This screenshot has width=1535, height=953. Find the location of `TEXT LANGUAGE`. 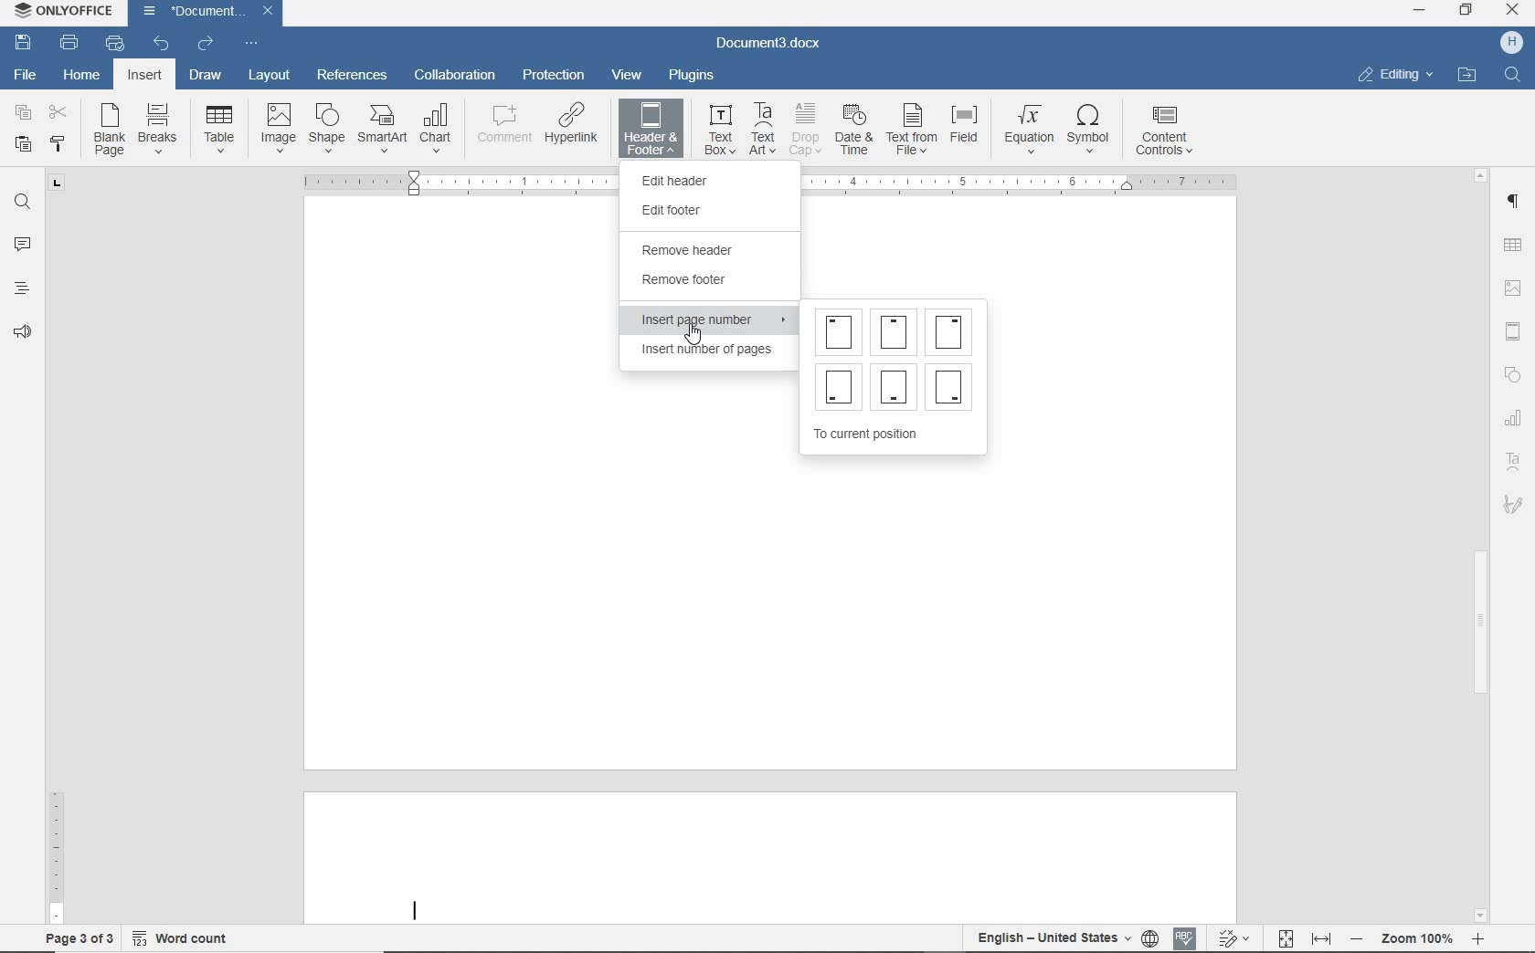

TEXT LANGUAGE is located at coordinates (1053, 938).